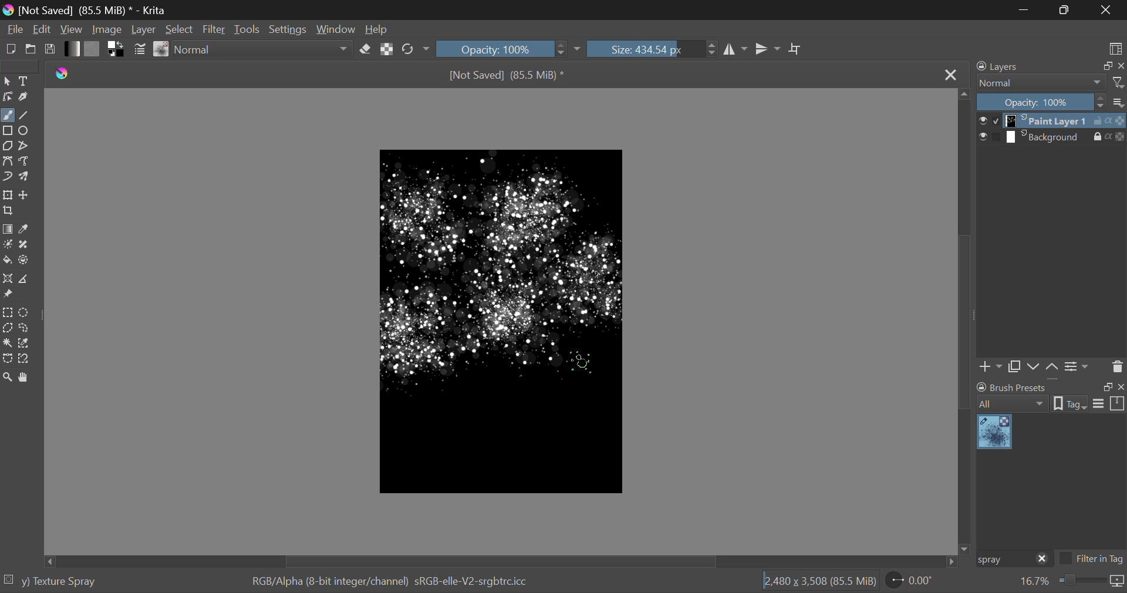 This screenshot has height=593, width=1127. What do you see at coordinates (1070, 405) in the screenshot?
I see `tag` at bounding box center [1070, 405].